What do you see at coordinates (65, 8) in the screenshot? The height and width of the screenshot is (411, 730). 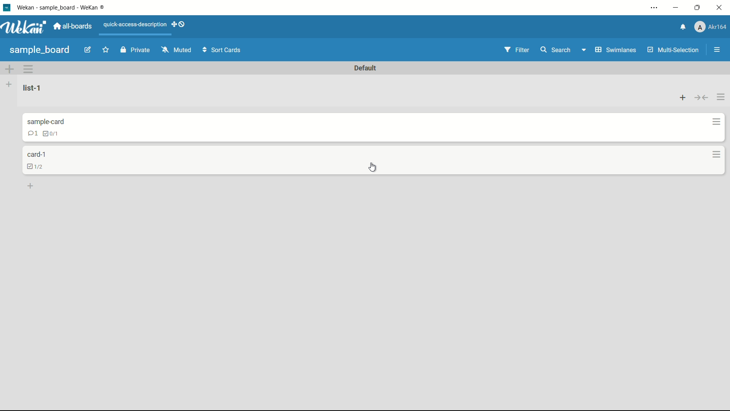 I see `Wekan - sample board - weaken` at bounding box center [65, 8].